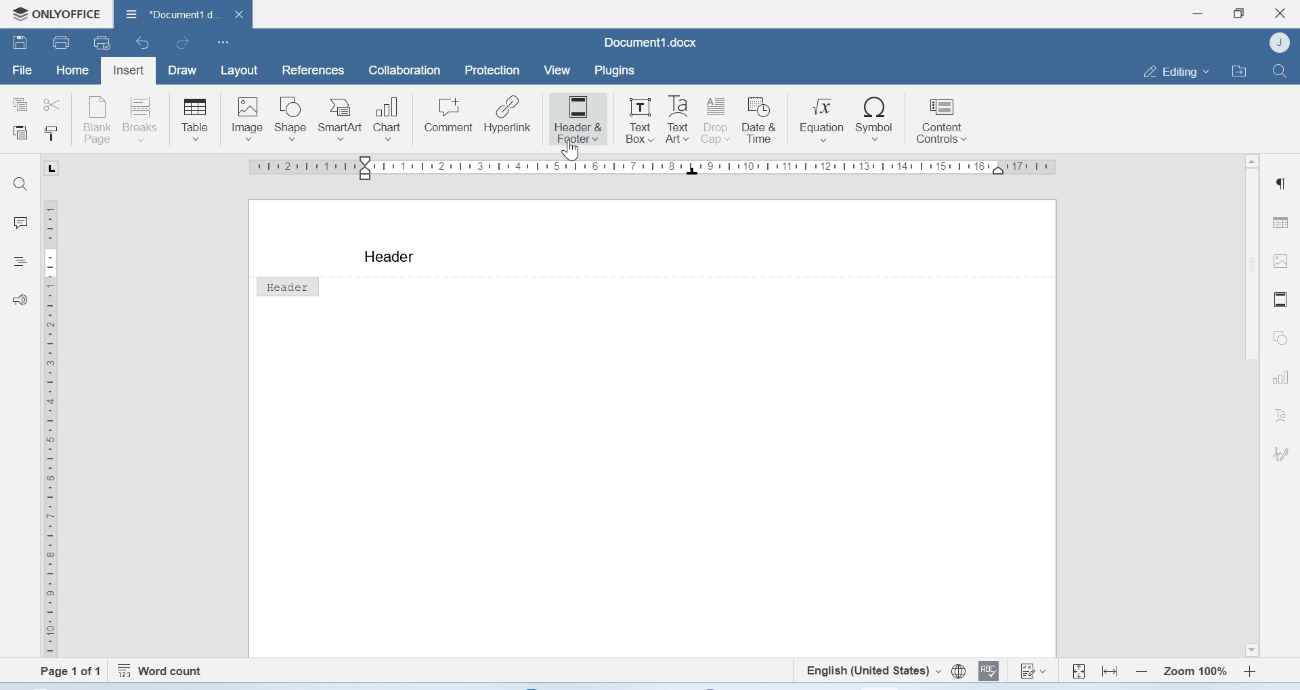  I want to click on Document1.docx, so click(183, 16).